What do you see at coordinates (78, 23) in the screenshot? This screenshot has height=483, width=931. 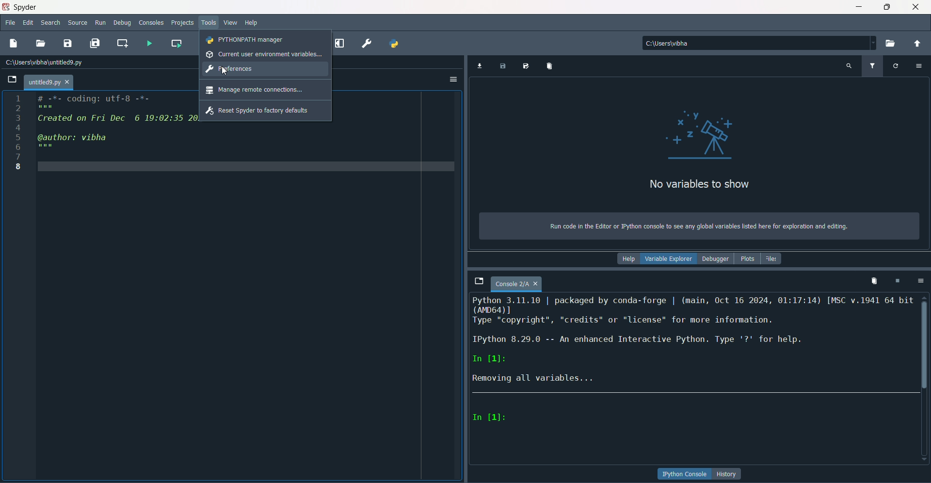 I see `source` at bounding box center [78, 23].